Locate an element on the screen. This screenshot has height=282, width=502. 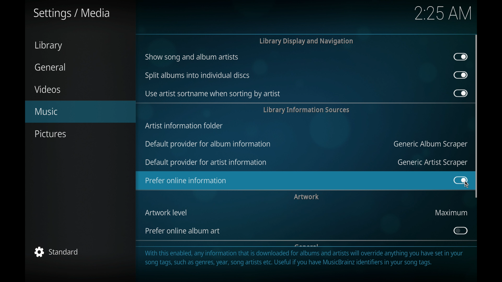
show song and album artists is located at coordinates (192, 58).